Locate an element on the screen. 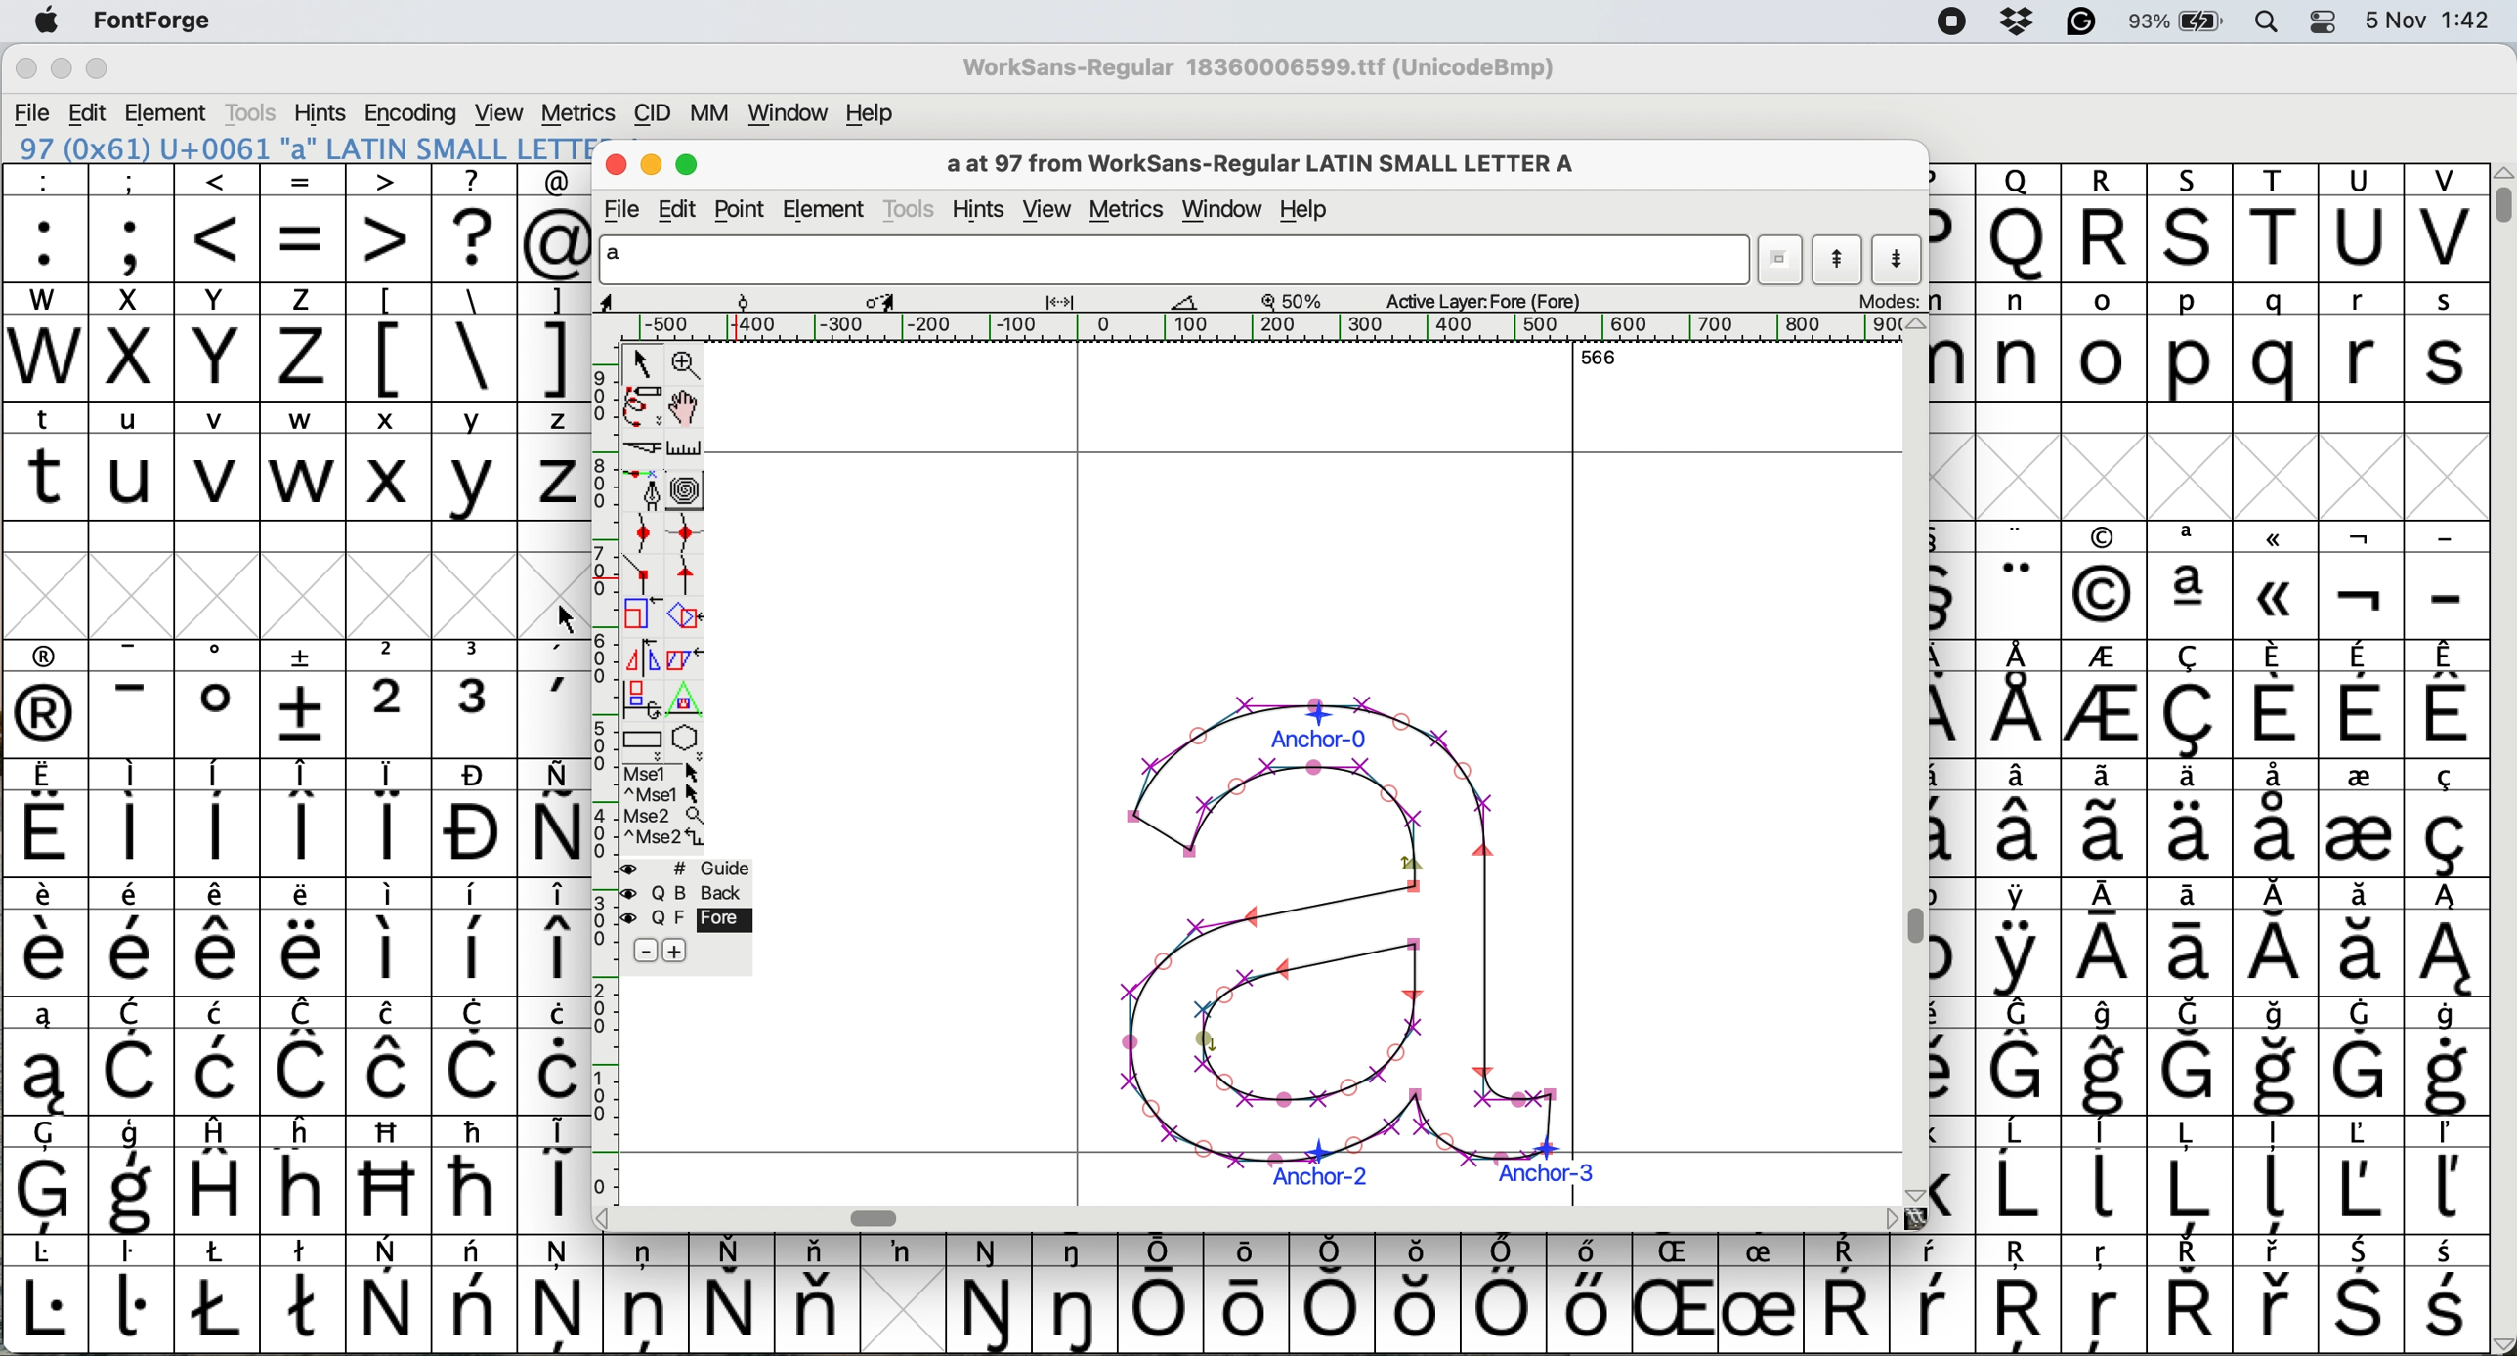  z is located at coordinates (303, 341).